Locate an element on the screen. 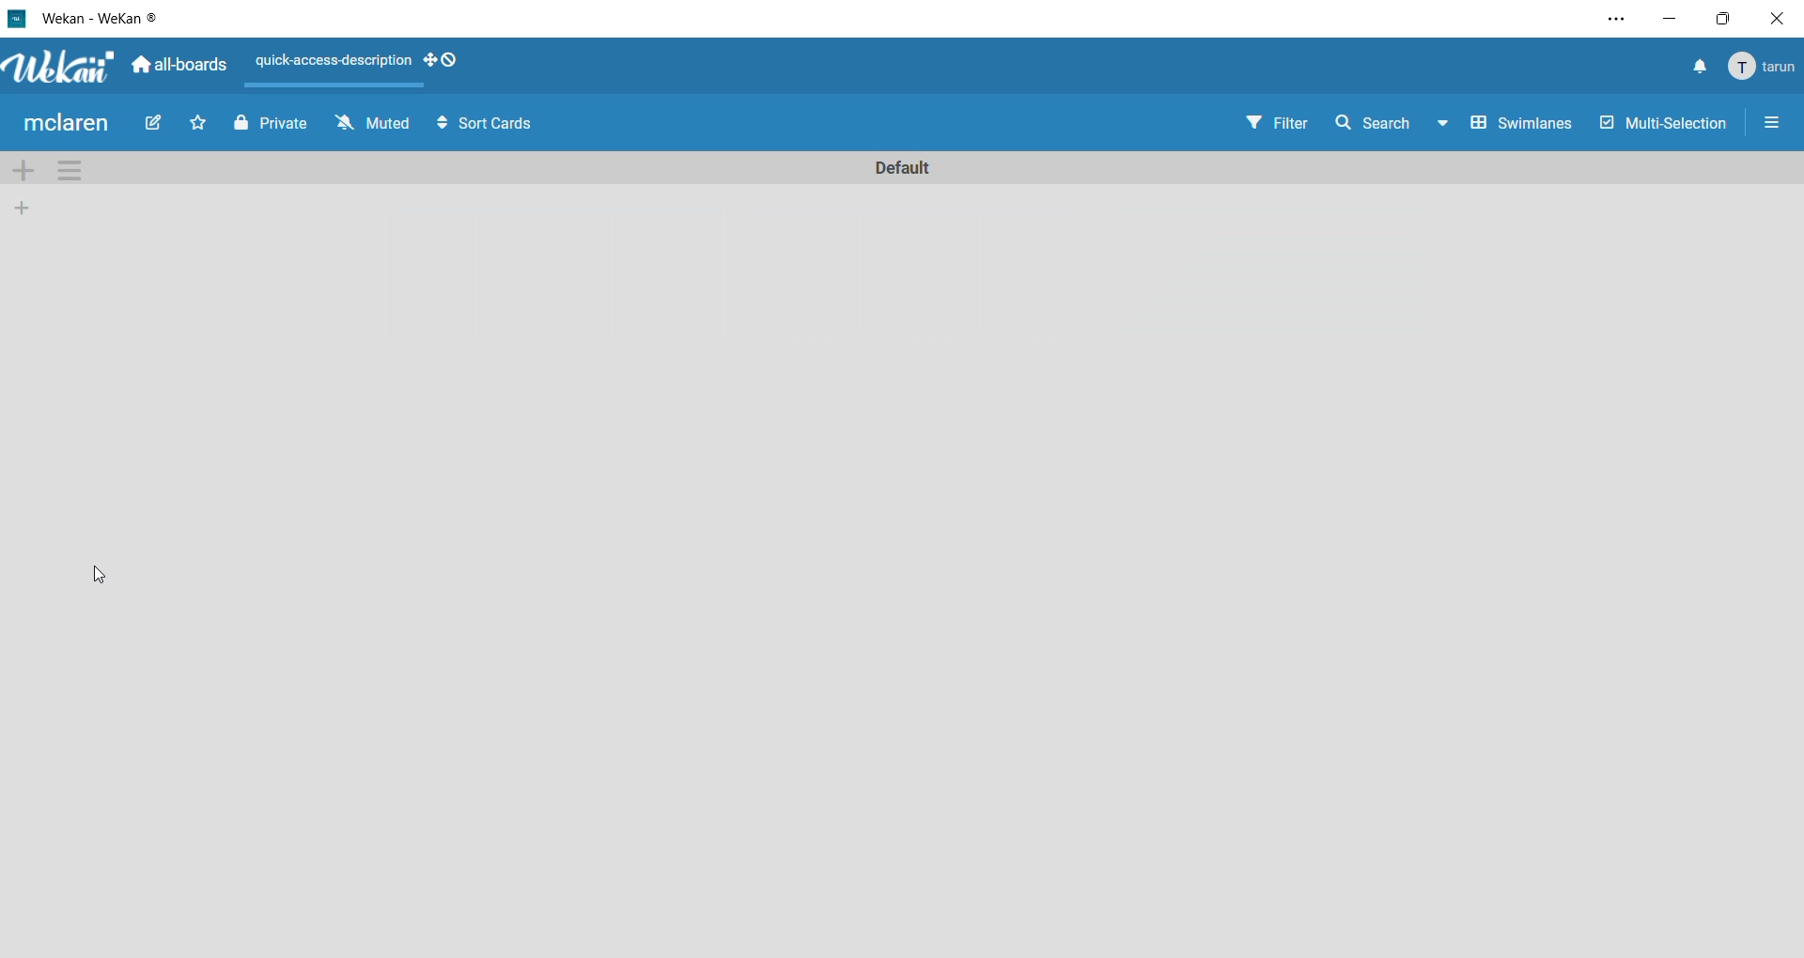 The image size is (1804, 958). quick access description is located at coordinates (332, 64).